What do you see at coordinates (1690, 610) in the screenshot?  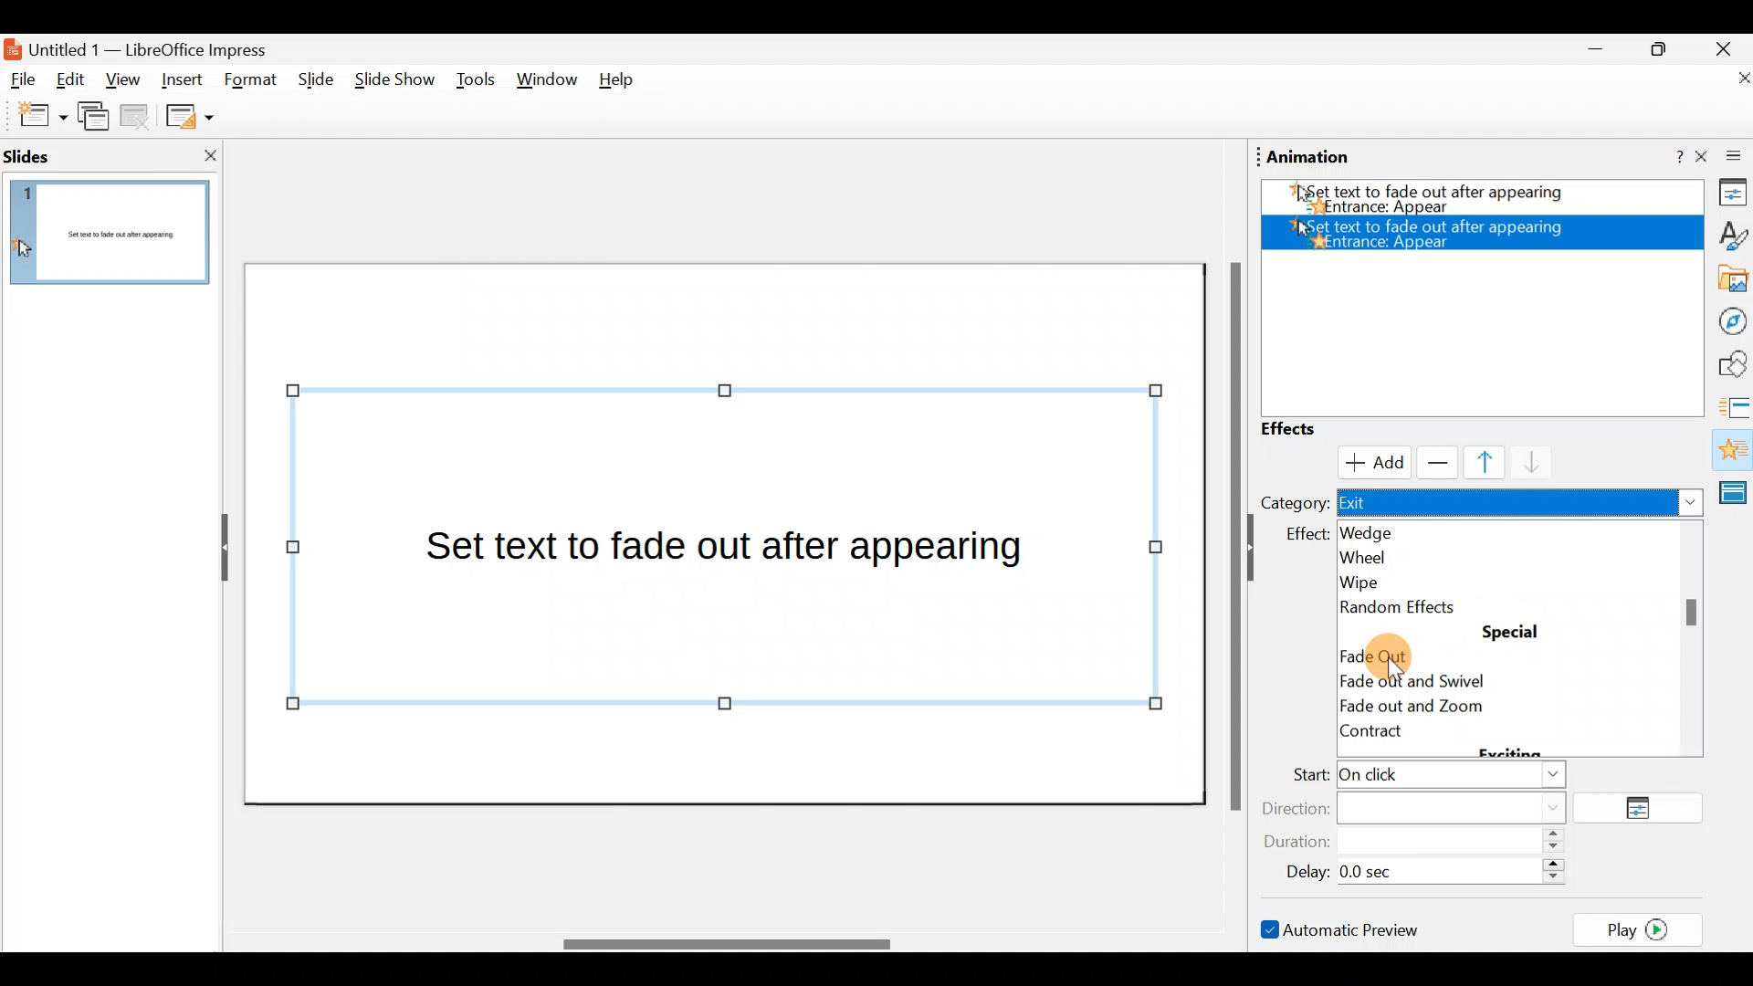 I see `scroll bar` at bounding box center [1690, 610].